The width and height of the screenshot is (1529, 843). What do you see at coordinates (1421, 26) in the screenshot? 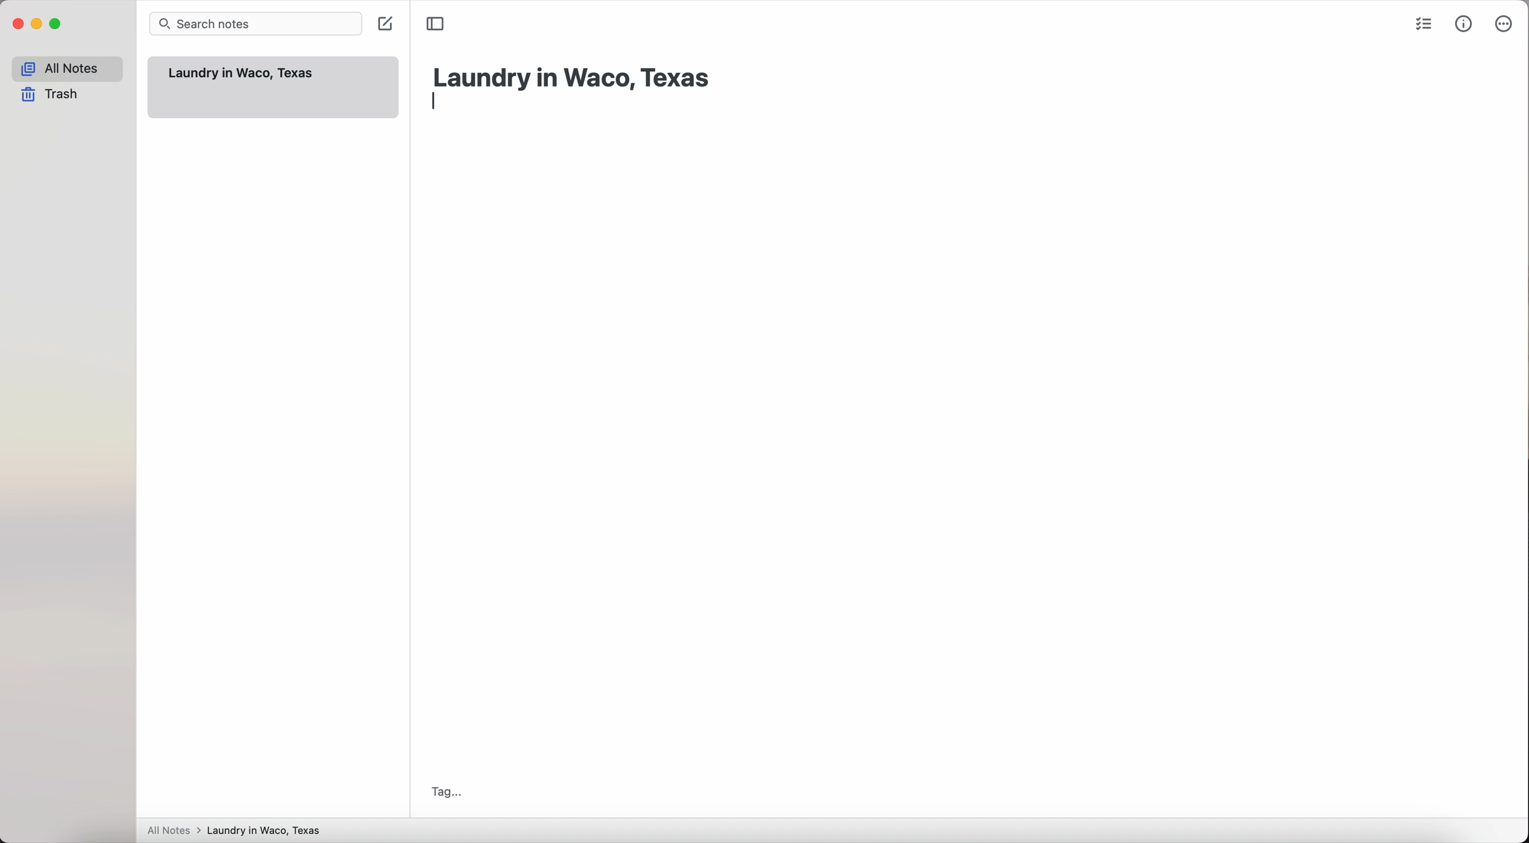
I see `check list` at bounding box center [1421, 26].